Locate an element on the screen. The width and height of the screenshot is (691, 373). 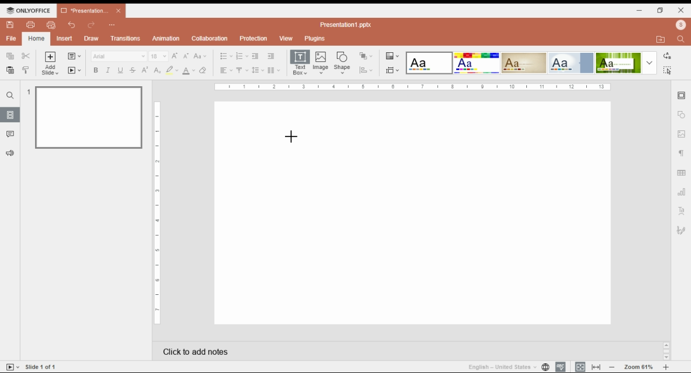
copy is located at coordinates (11, 56).